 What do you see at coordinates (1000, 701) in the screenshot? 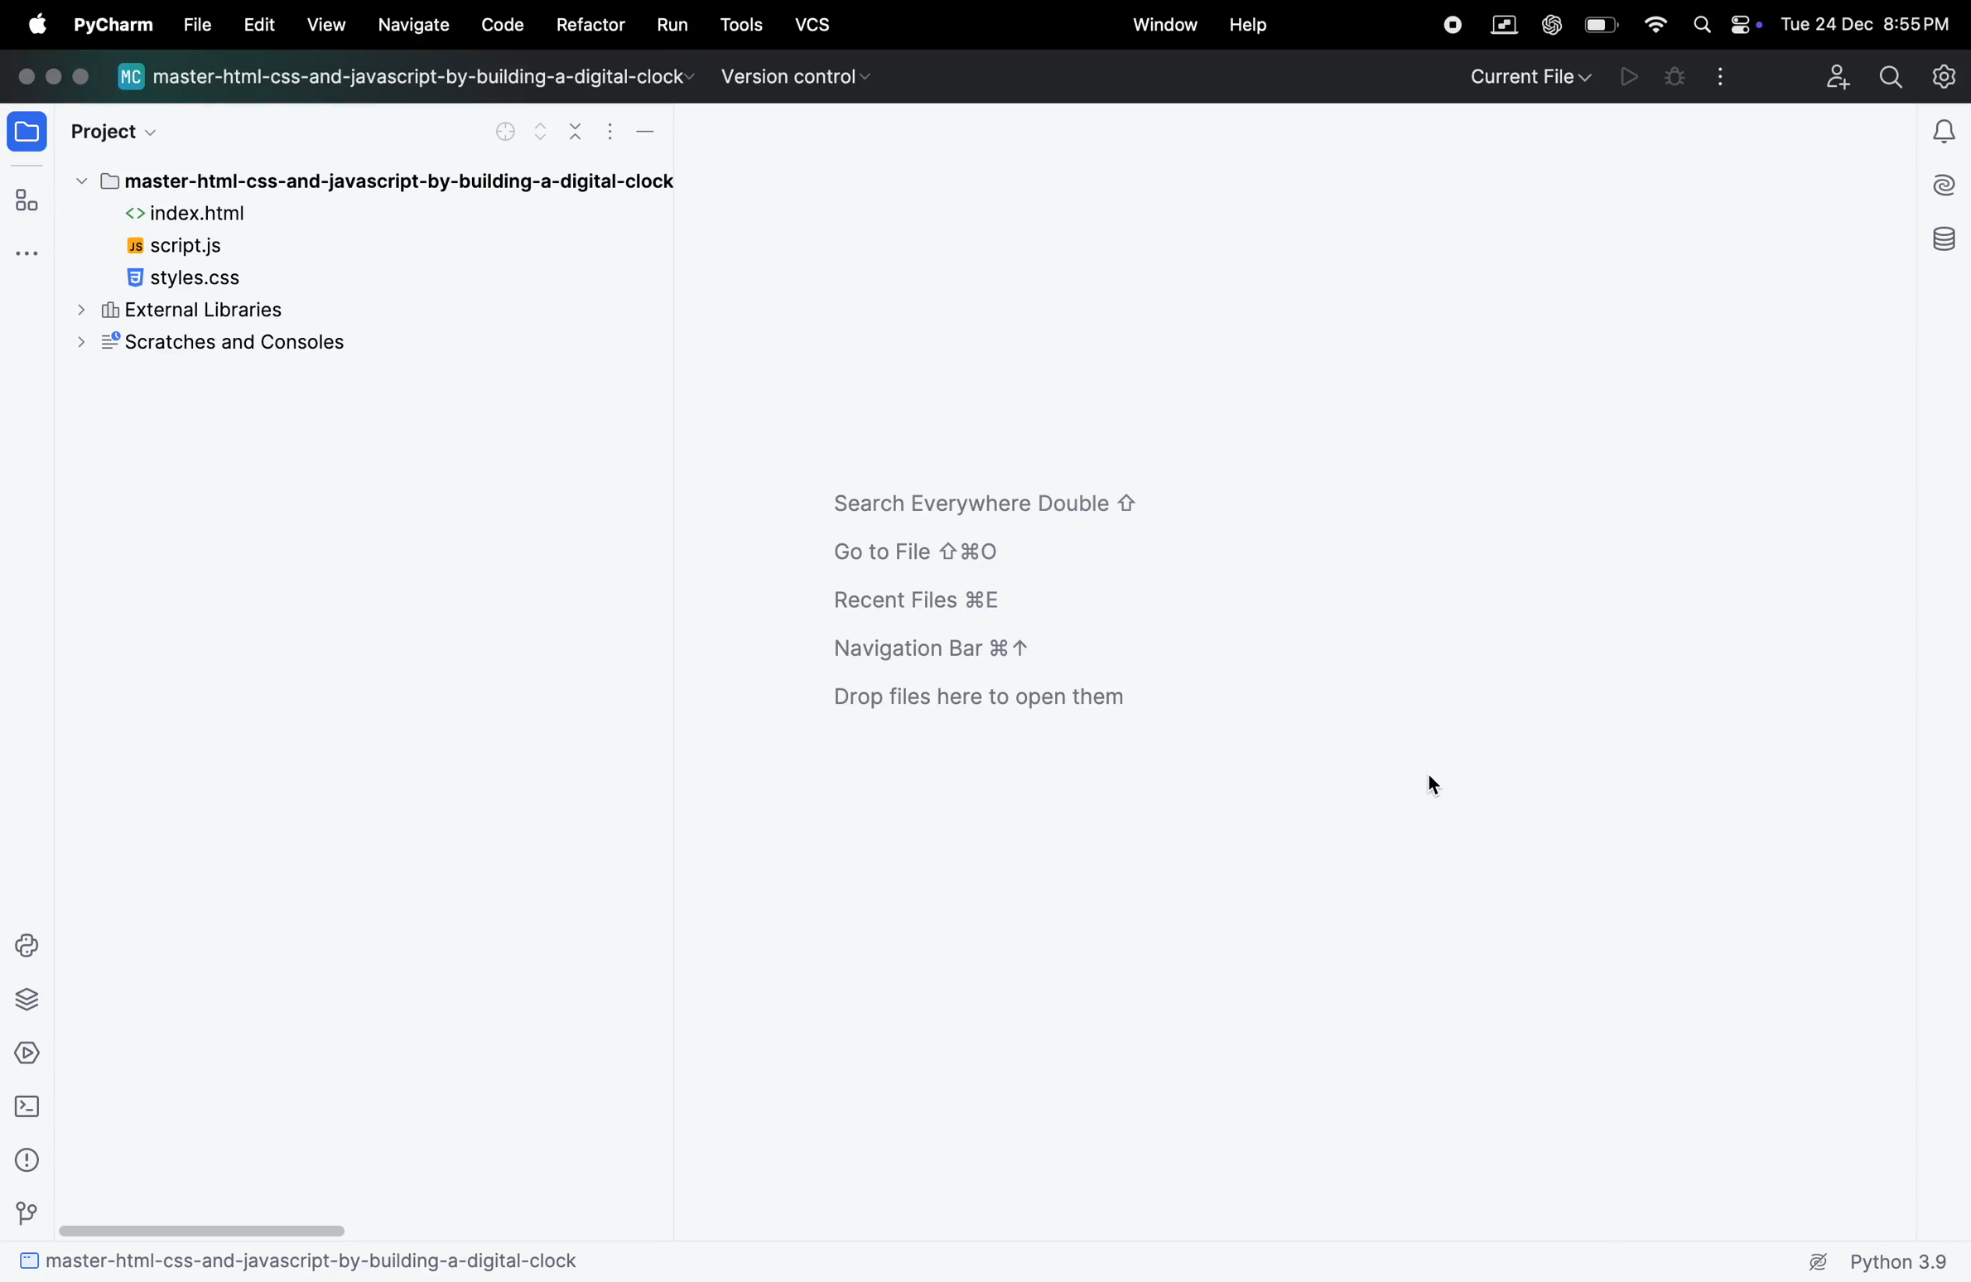
I see `drop files here to open them` at bounding box center [1000, 701].